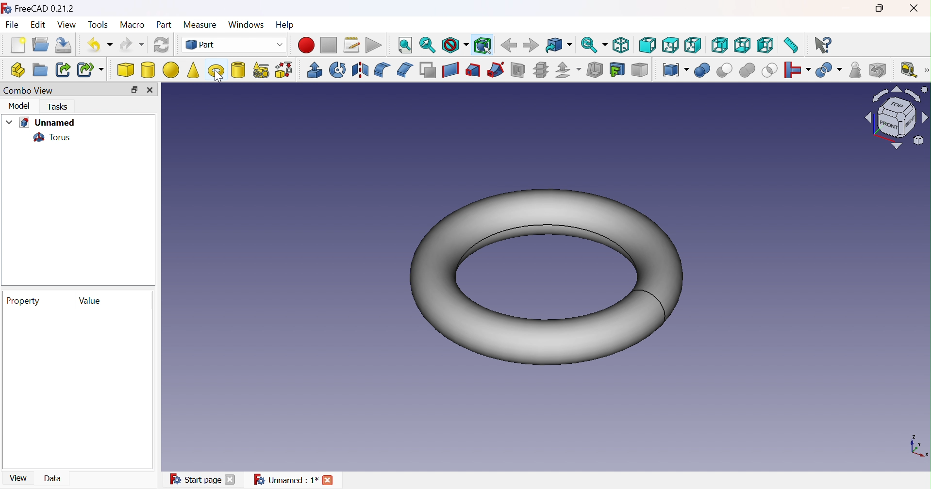 The width and height of the screenshot is (931, 489). What do you see at coordinates (517, 70) in the screenshot?
I see `Section` at bounding box center [517, 70].